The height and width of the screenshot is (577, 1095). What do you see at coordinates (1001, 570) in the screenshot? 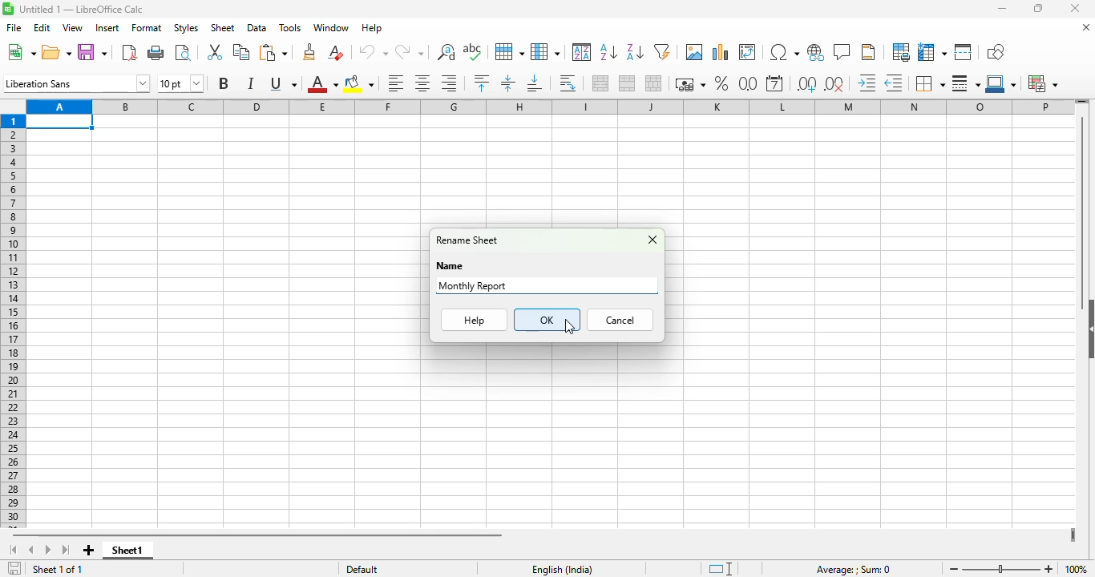
I see `Zoom slider` at bounding box center [1001, 570].